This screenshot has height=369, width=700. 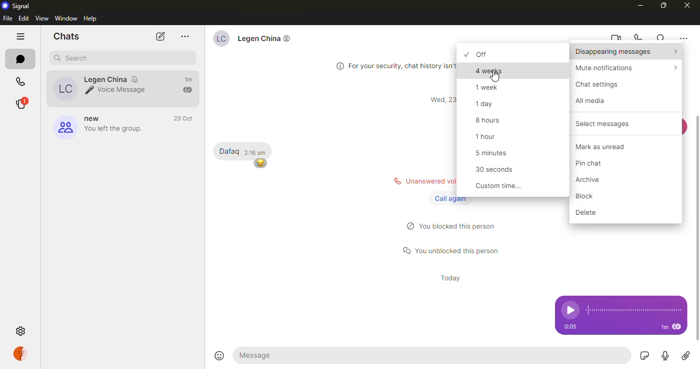 What do you see at coordinates (8, 18) in the screenshot?
I see `file` at bounding box center [8, 18].